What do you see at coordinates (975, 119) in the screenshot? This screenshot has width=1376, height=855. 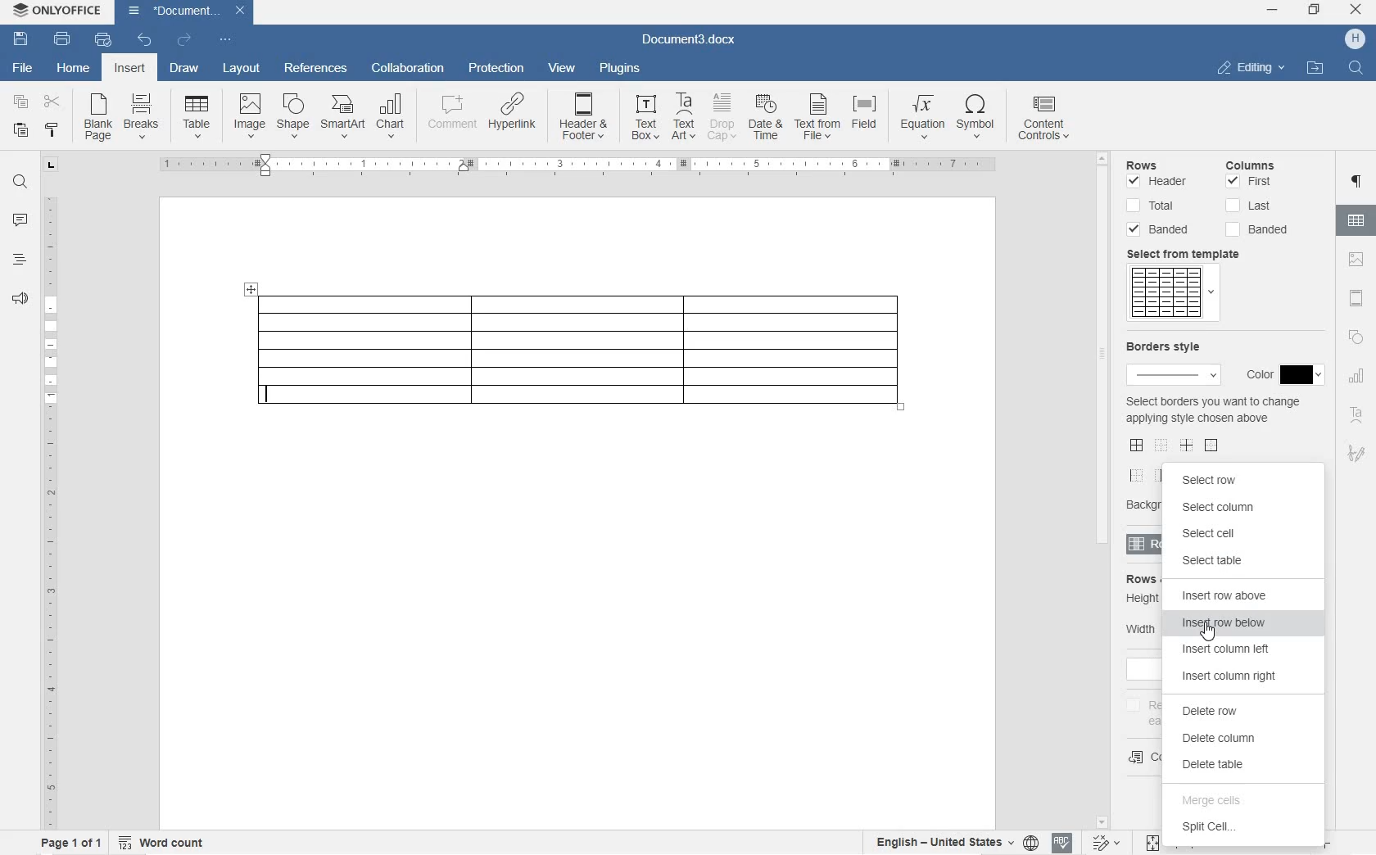 I see `SYMBOL` at bounding box center [975, 119].